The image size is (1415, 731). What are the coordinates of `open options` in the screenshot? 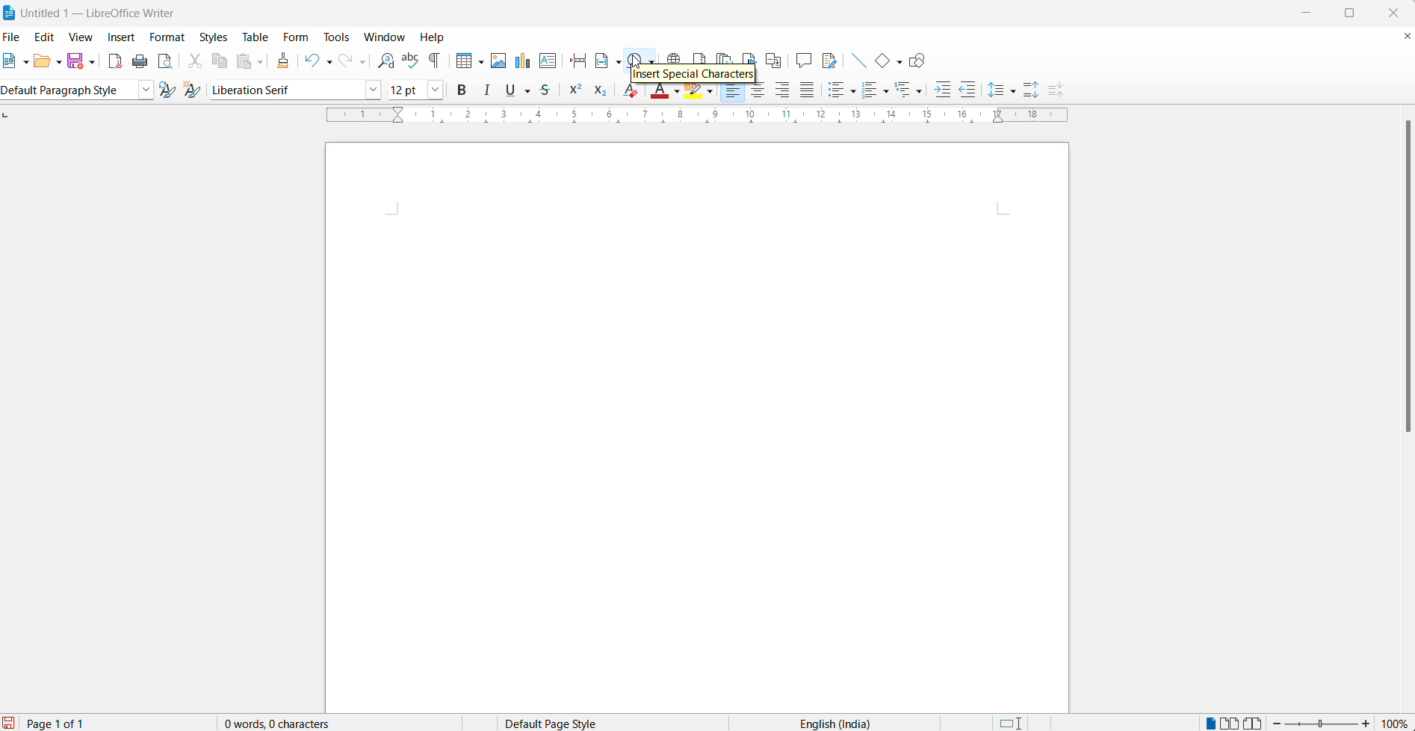 It's located at (61, 63).